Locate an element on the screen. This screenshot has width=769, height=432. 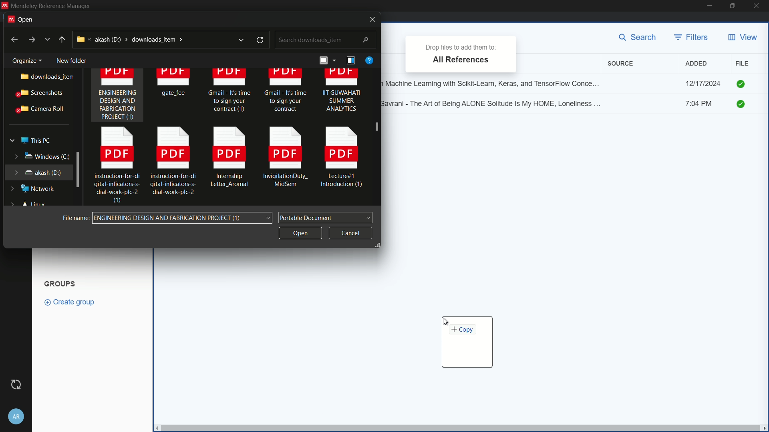
account settings is located at coordinates (16, 415).